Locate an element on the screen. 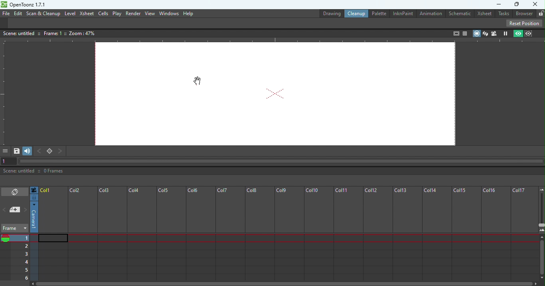 Image resolution: width=545 pixels, height=286 pixels. Play is located at coordinates (117, 14).